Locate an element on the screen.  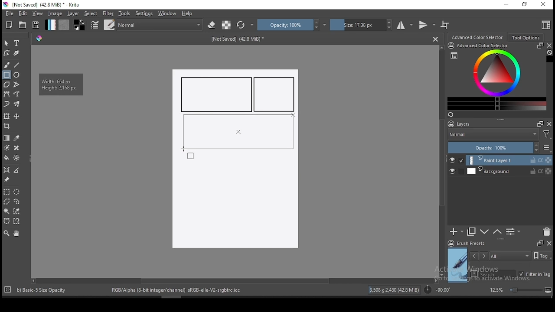
blending mode is located at coordinates (160, 25).